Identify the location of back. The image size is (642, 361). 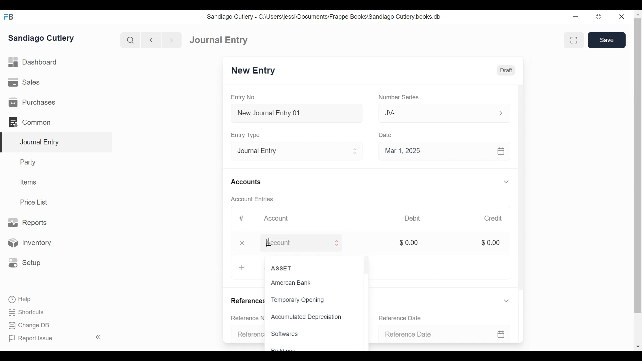
(151, 39).